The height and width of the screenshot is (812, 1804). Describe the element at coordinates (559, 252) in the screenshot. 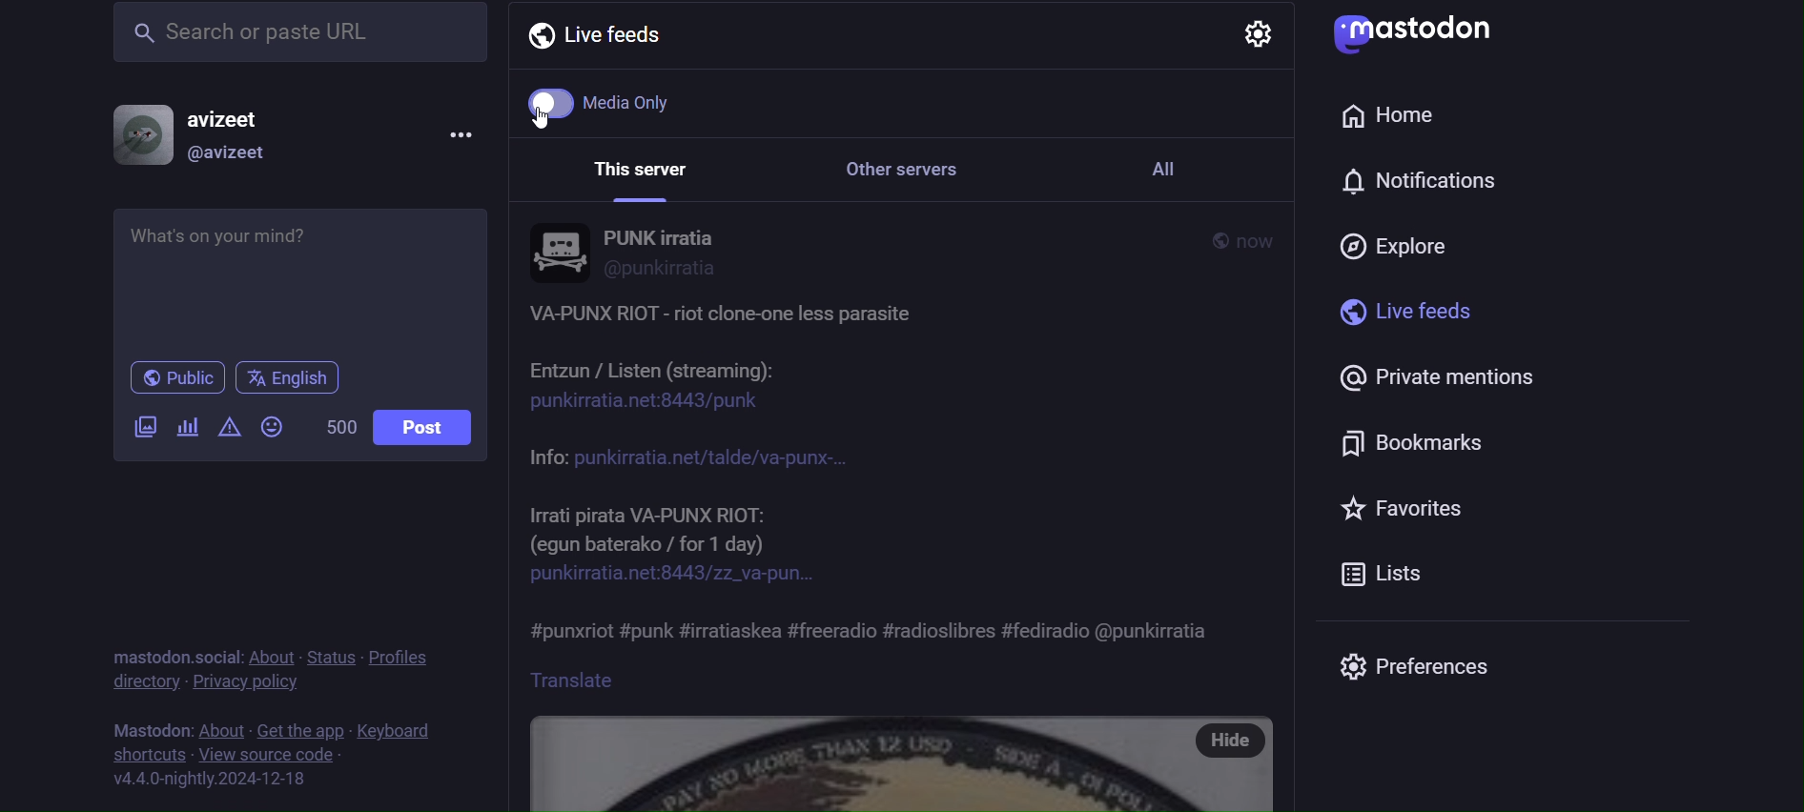

I see `profilepicture` at that location.